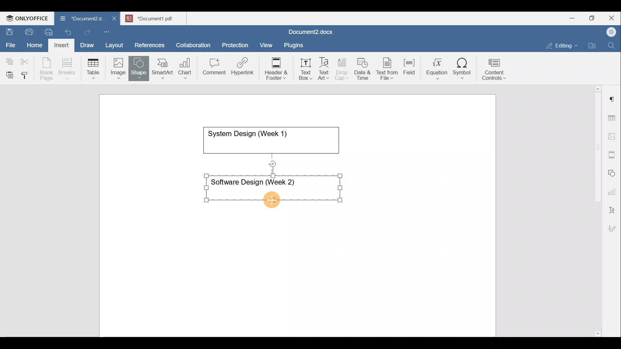 Image resolution: width=621 pixels, height=349 pixels. What do you see at coordinates (388, 68) in the screenshot?
I see `Text from file` at bounding box center [388, 68].